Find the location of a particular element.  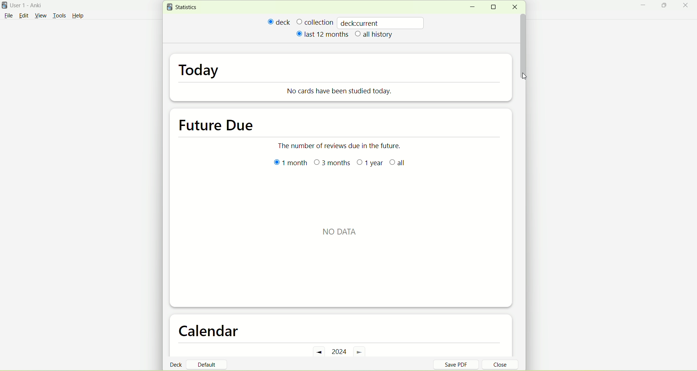

all history is located at coordinates (374, 35).